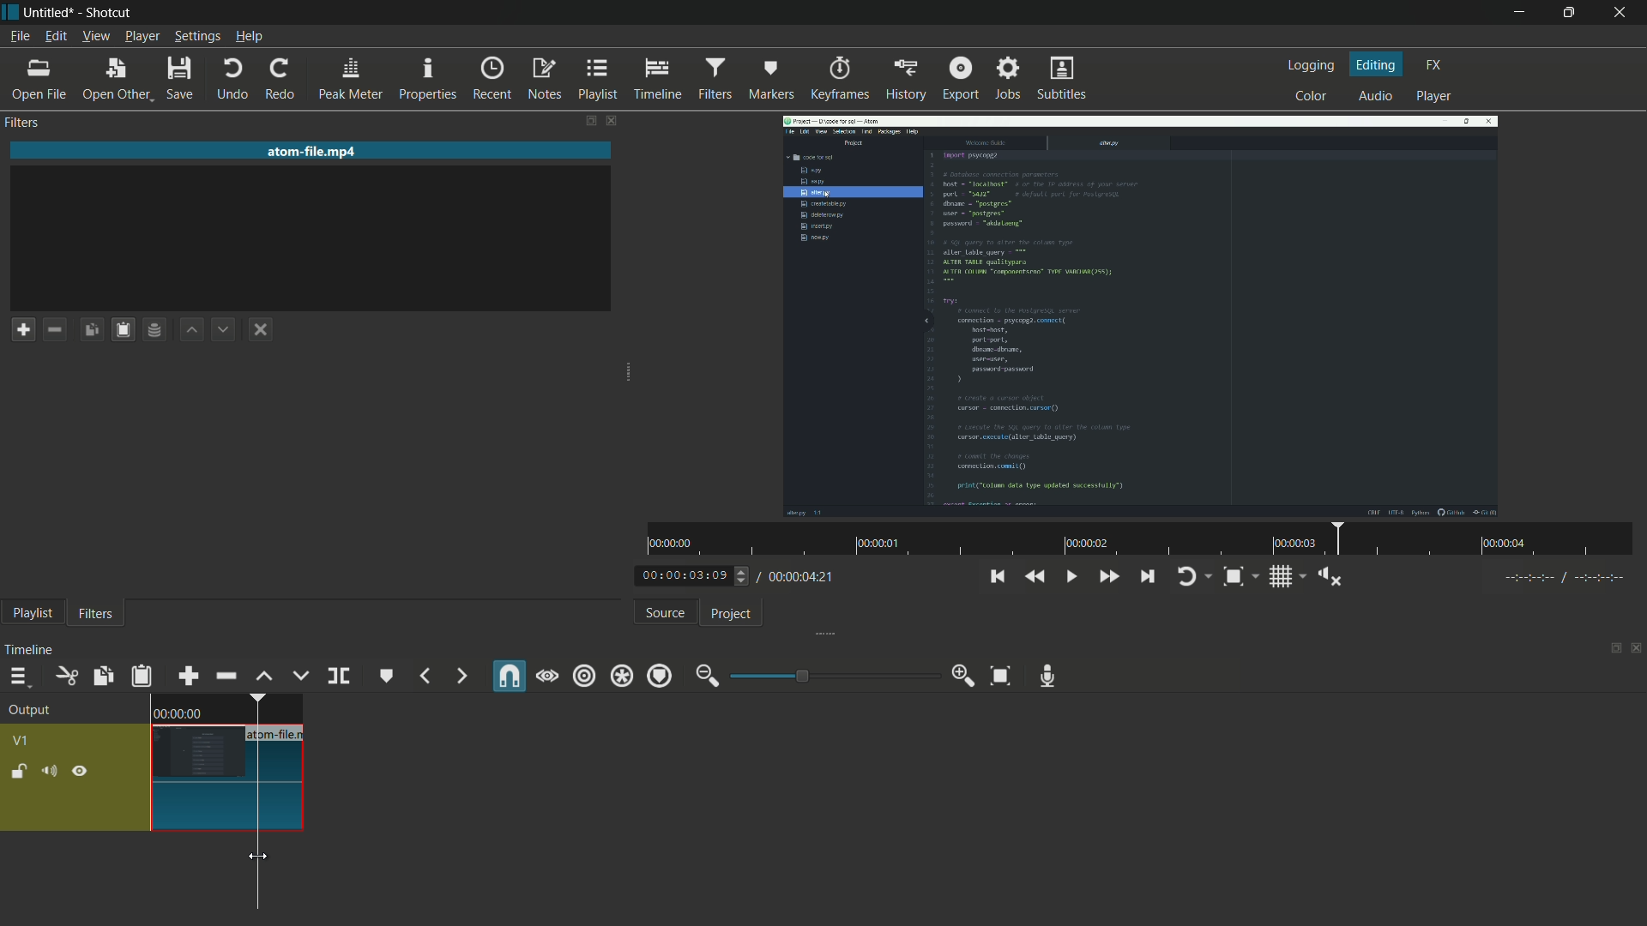 The width and height of the screenshot is (1647, 926). What do you see at coordinates (1312, 64) in the screenshot?
I see `logging` at bounding box center [1312, 64].